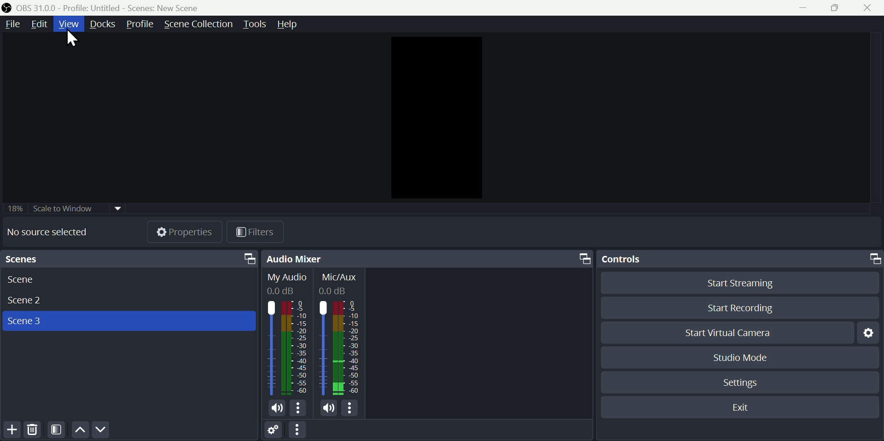  What do you see at coordinates (743, 385) in the screenshot?
I see `Settings` at bounding box center [743, 385].